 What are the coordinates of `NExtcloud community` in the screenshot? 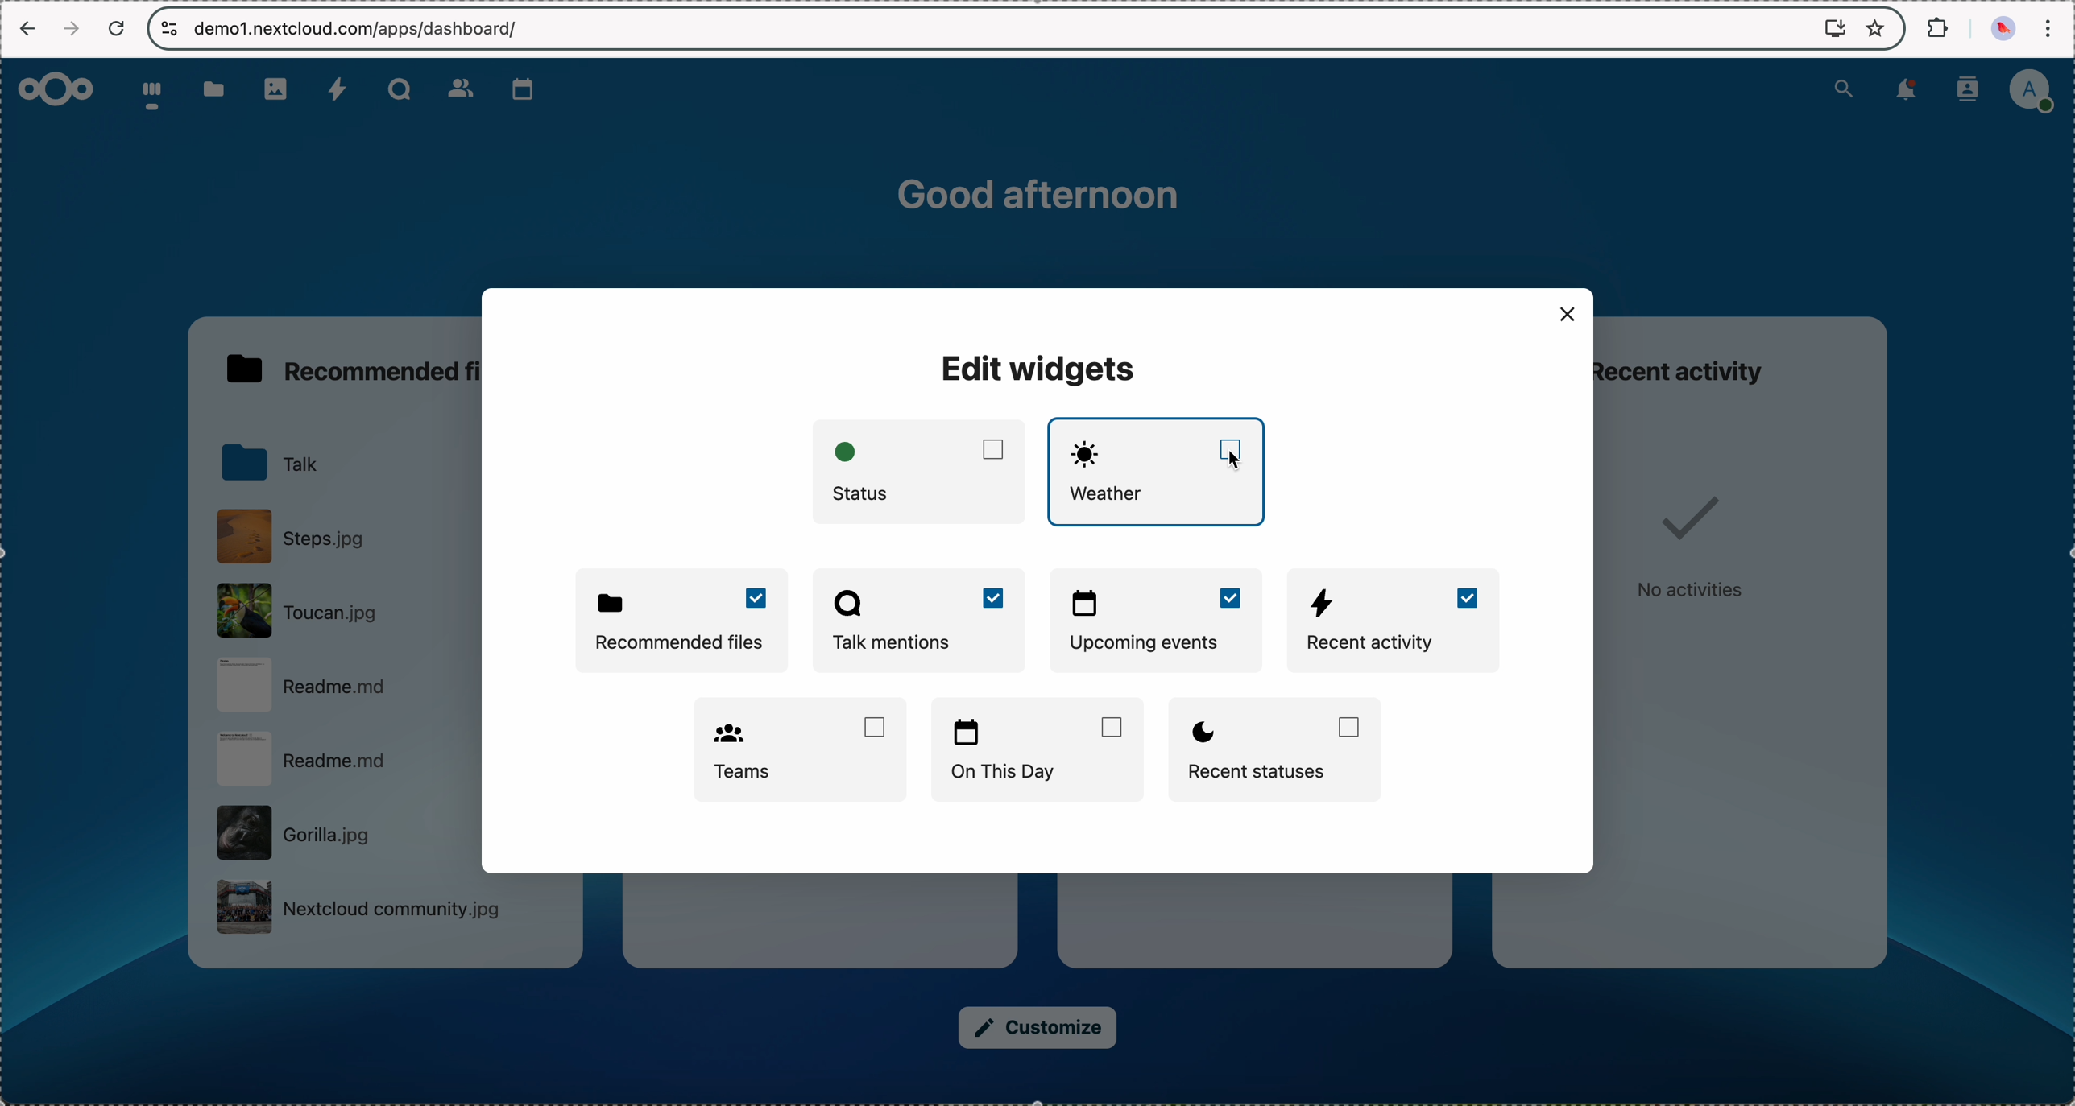 It's located at (355, 910).